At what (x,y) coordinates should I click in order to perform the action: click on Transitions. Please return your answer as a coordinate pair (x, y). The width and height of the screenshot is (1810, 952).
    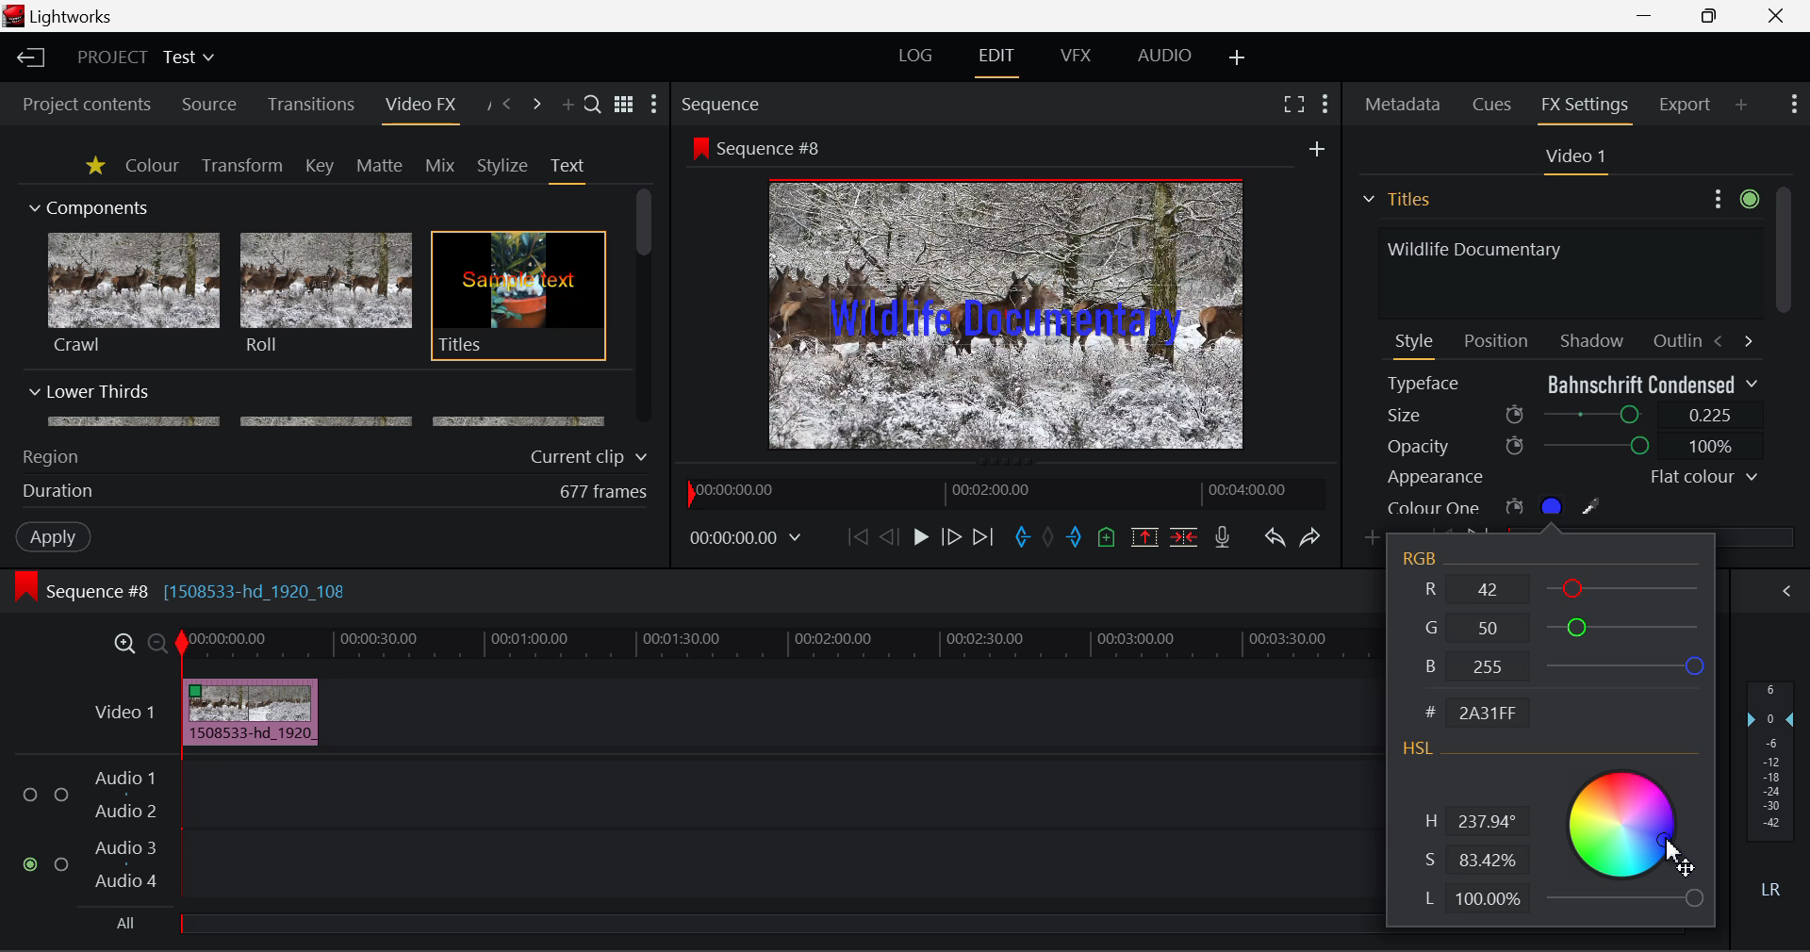
    Looking at the image, I should click on (311, 105).